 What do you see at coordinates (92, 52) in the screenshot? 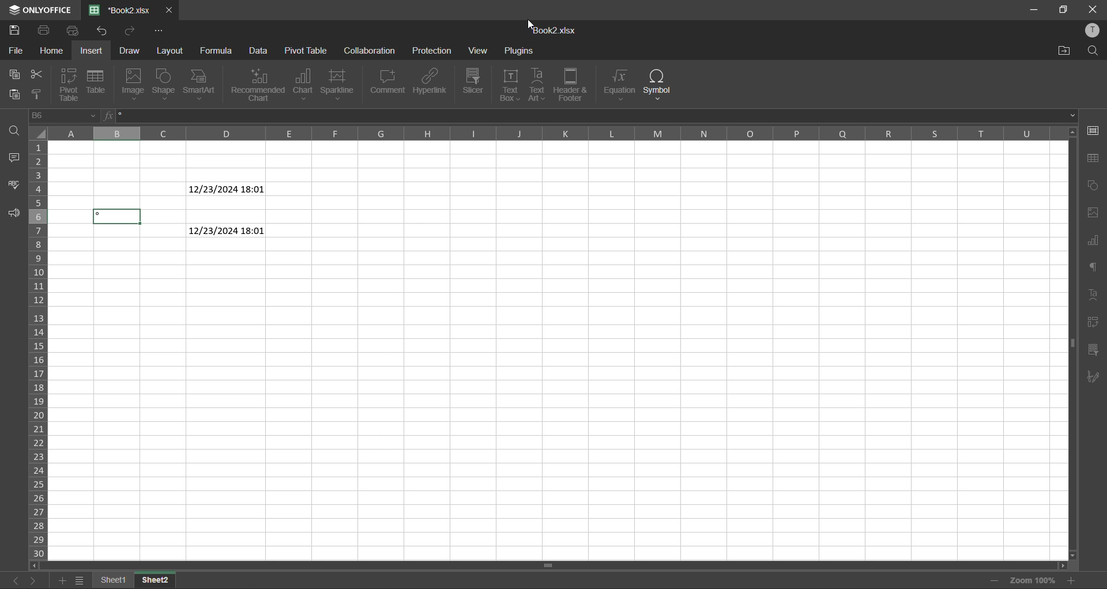
I see `insert` at bounding box center [92, 52].